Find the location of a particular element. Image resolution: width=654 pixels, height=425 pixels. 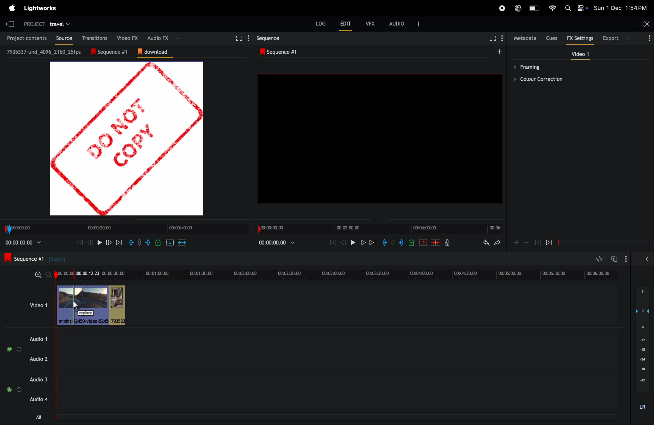

Fx setting is located at coordinates (580, 38).